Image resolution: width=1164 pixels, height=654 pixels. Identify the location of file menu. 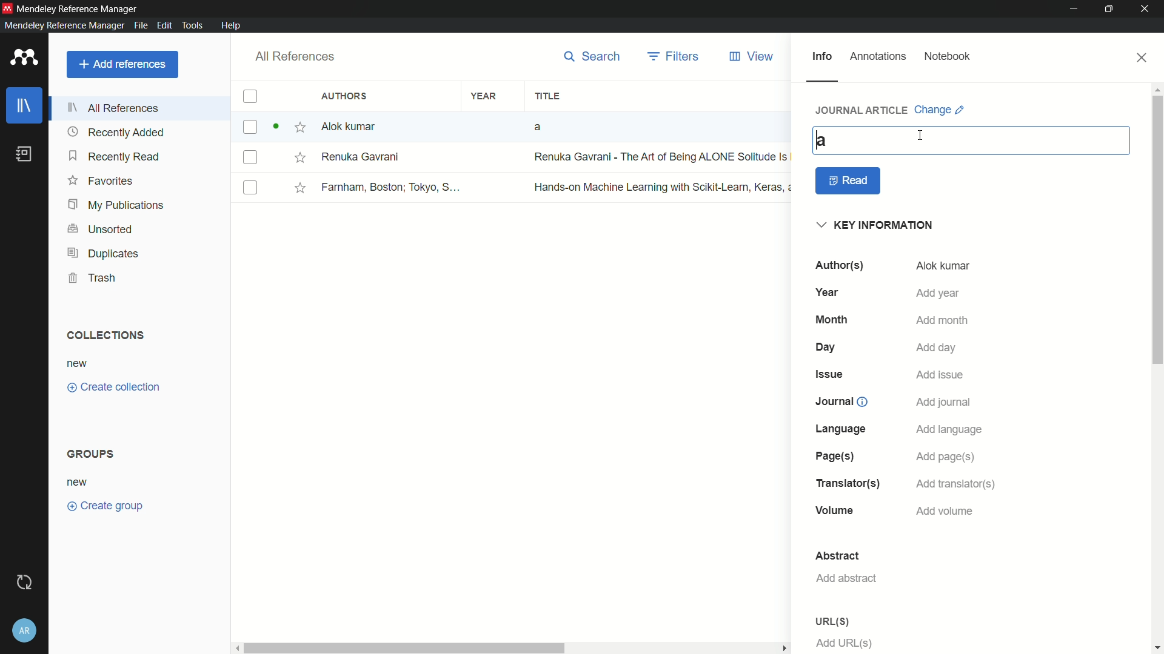
(139, 25).